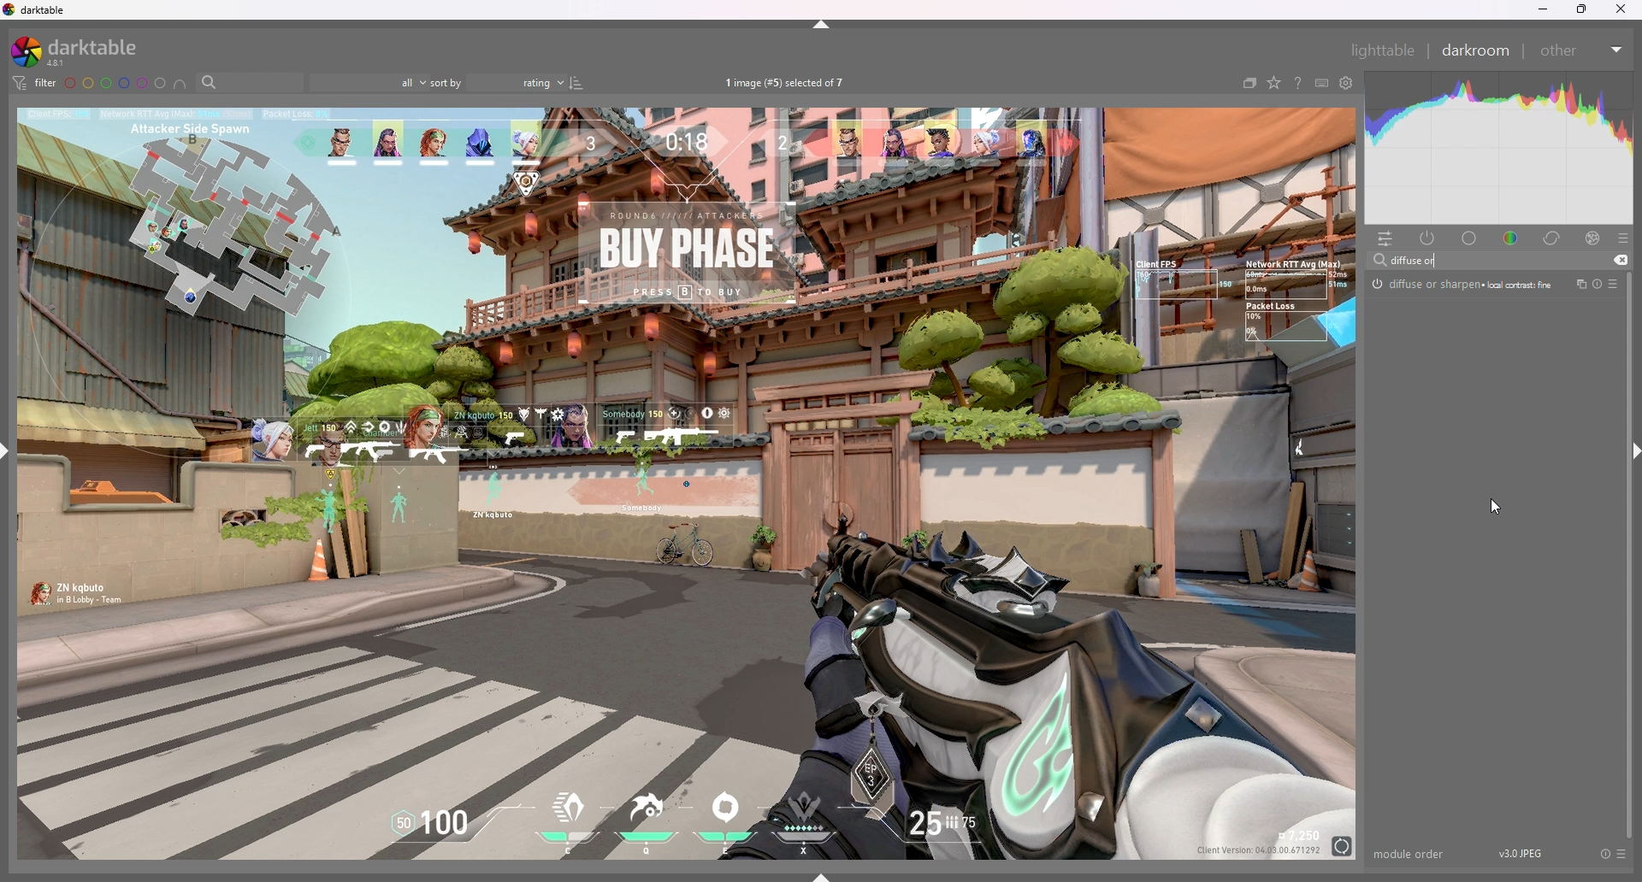  I want to click on scroll bar, so click(1628, 554).